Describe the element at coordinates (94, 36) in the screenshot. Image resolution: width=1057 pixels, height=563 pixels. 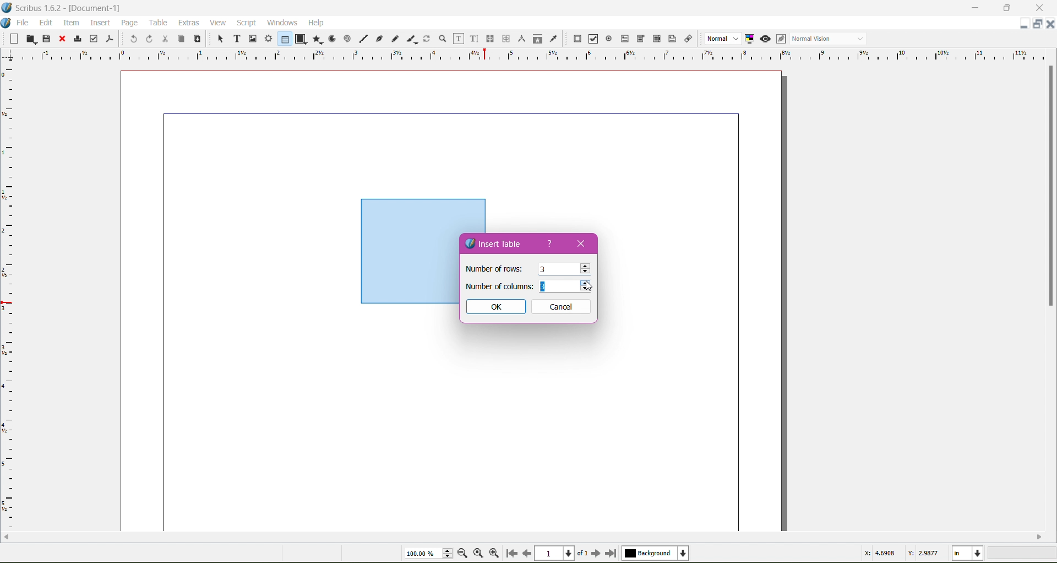
I see `Preflight Verifier` at that location.